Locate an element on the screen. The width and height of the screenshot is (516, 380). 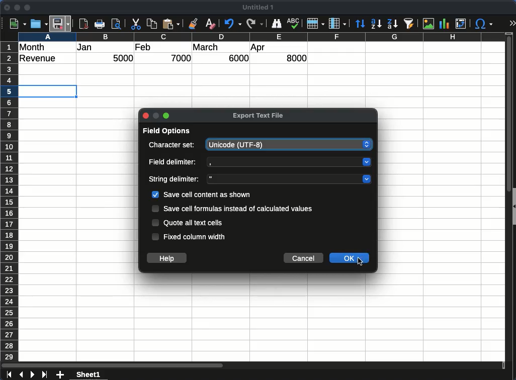
ascending is located at coordinates (376, 24).